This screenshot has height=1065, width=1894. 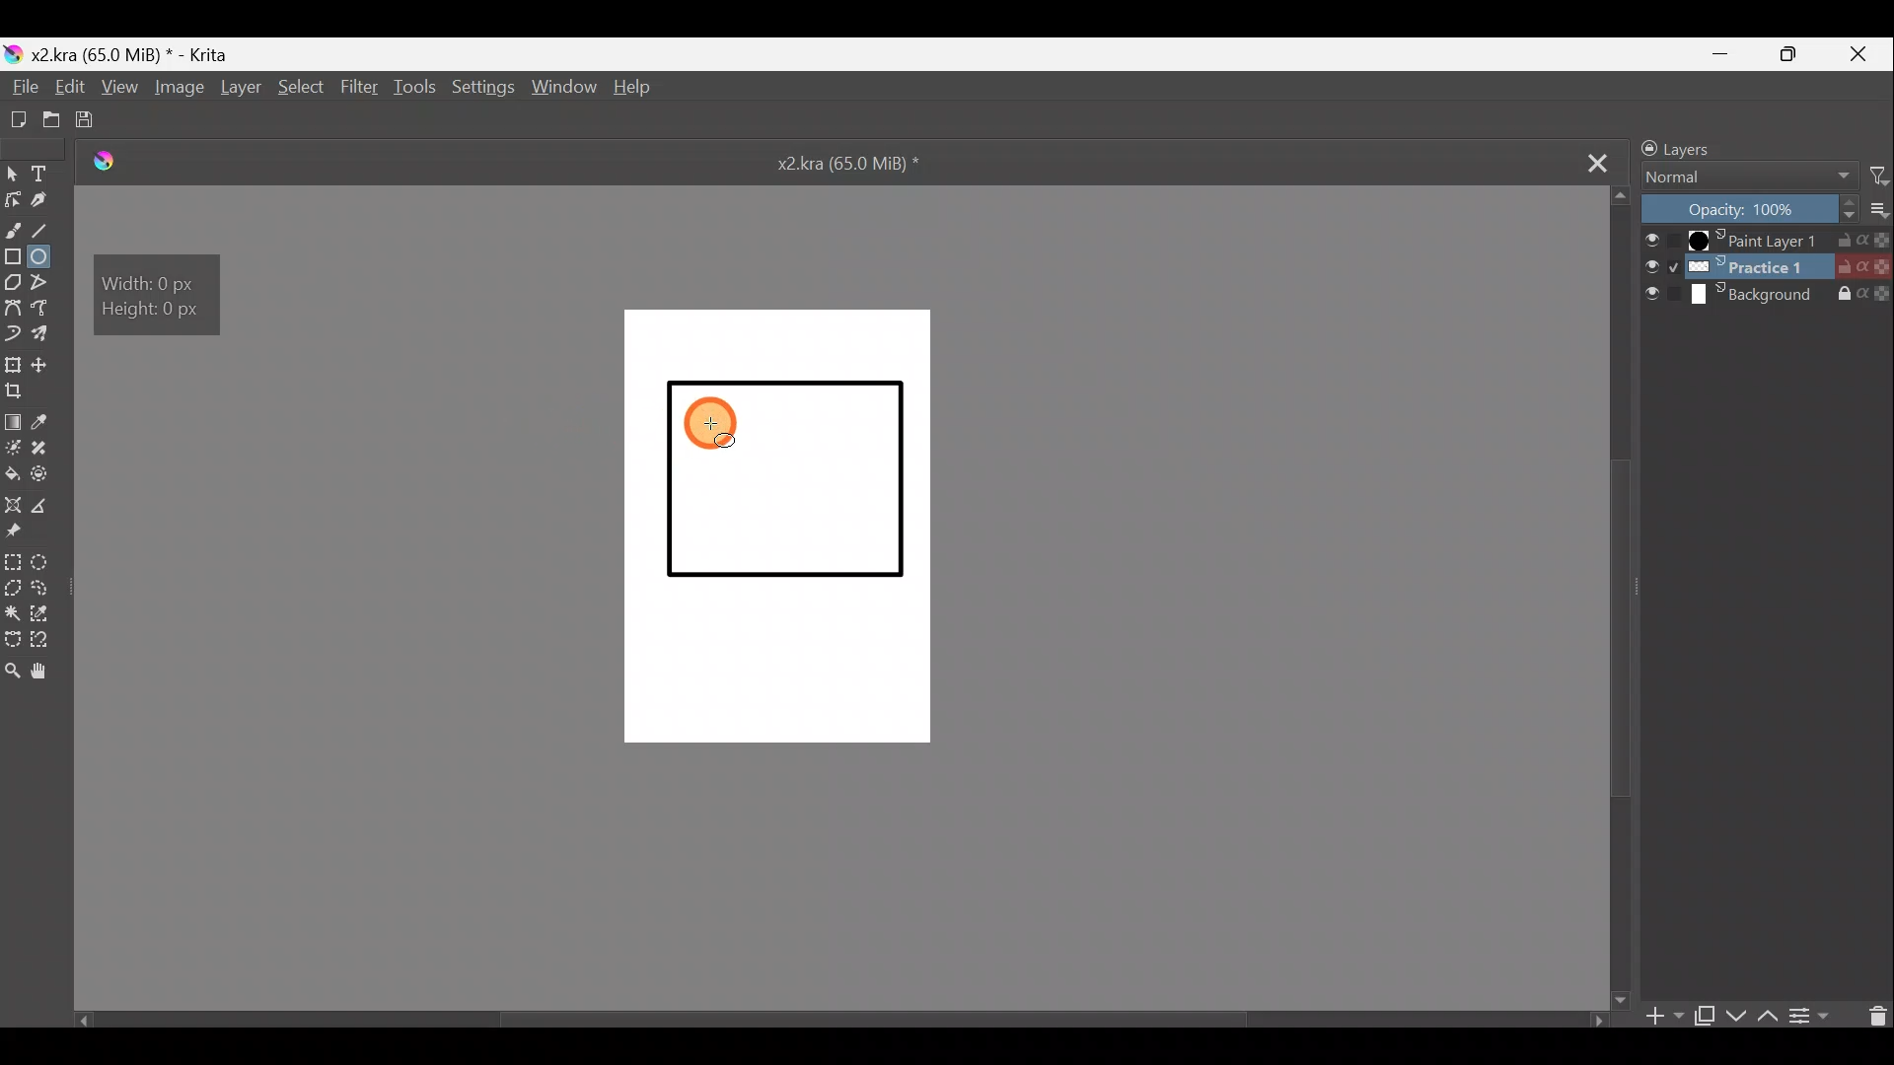 I want to click on Magnetic curve selection tool, so click(x=48, y=641).